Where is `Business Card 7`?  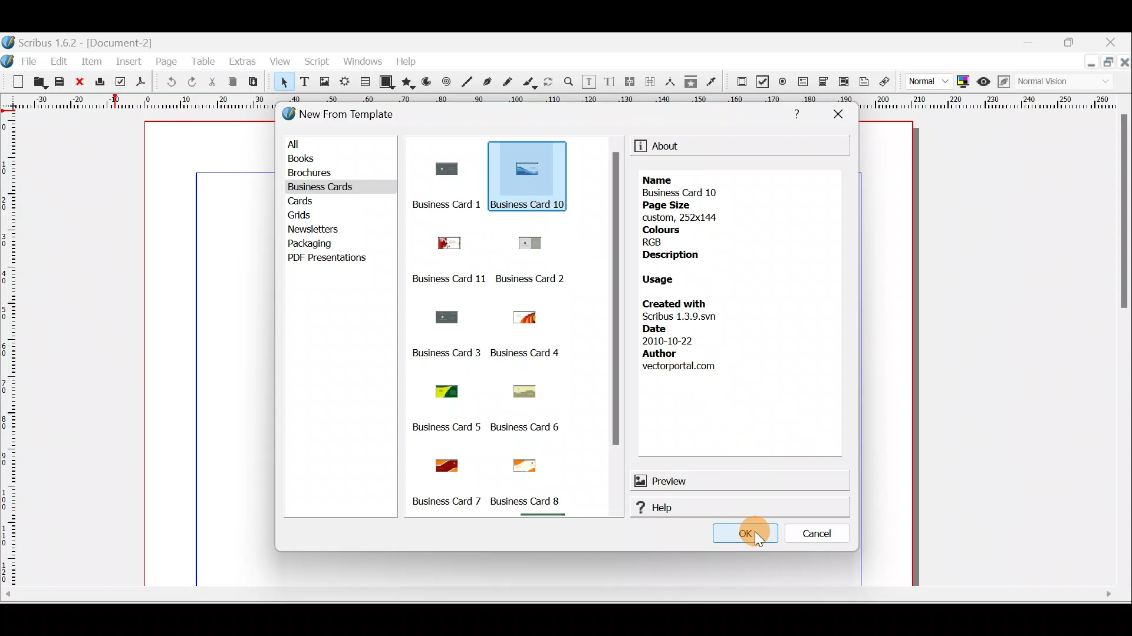 Business Card 7 is located at coordinates (446, 502).